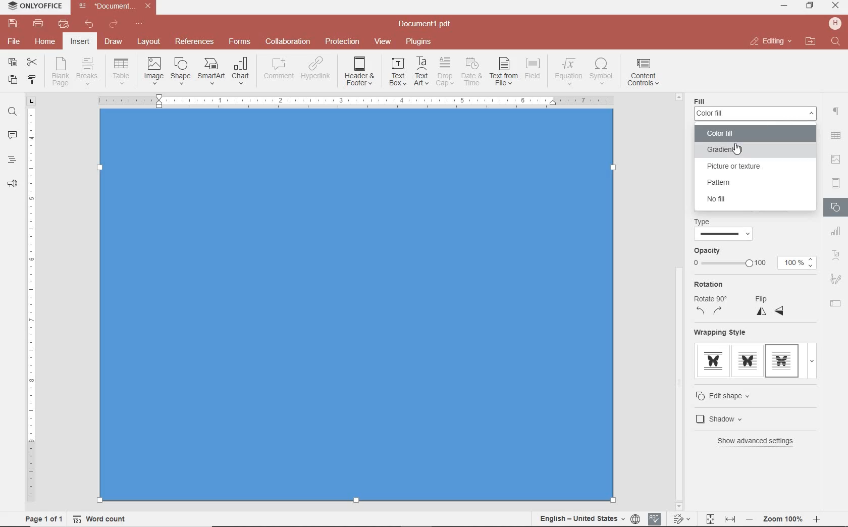 This screenshot has height=527, width=848. Describe the element at coordinates (811, 42) in the screenshot. I see `open file location` at that location.